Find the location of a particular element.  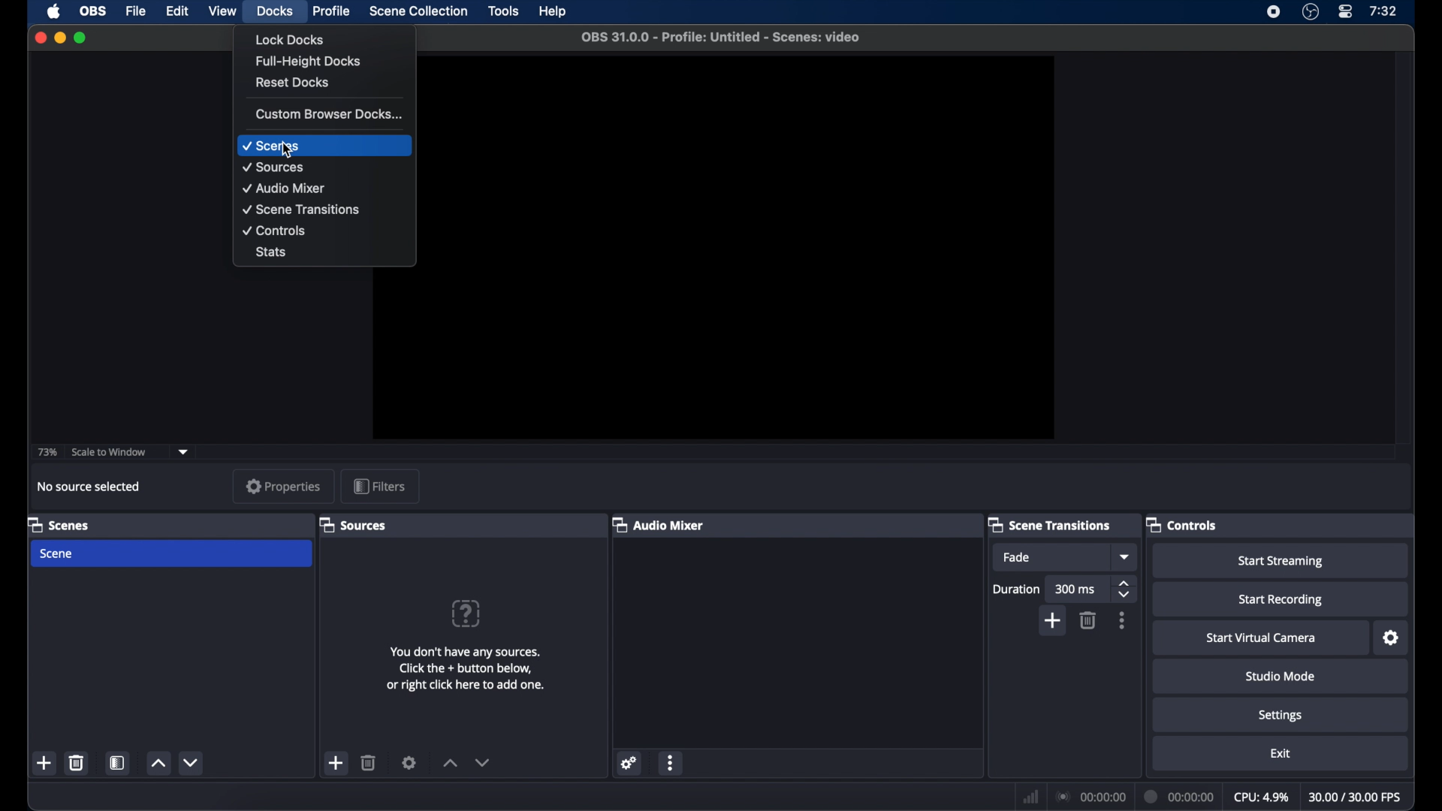

300 ms is located at coordinates (1075, 589).